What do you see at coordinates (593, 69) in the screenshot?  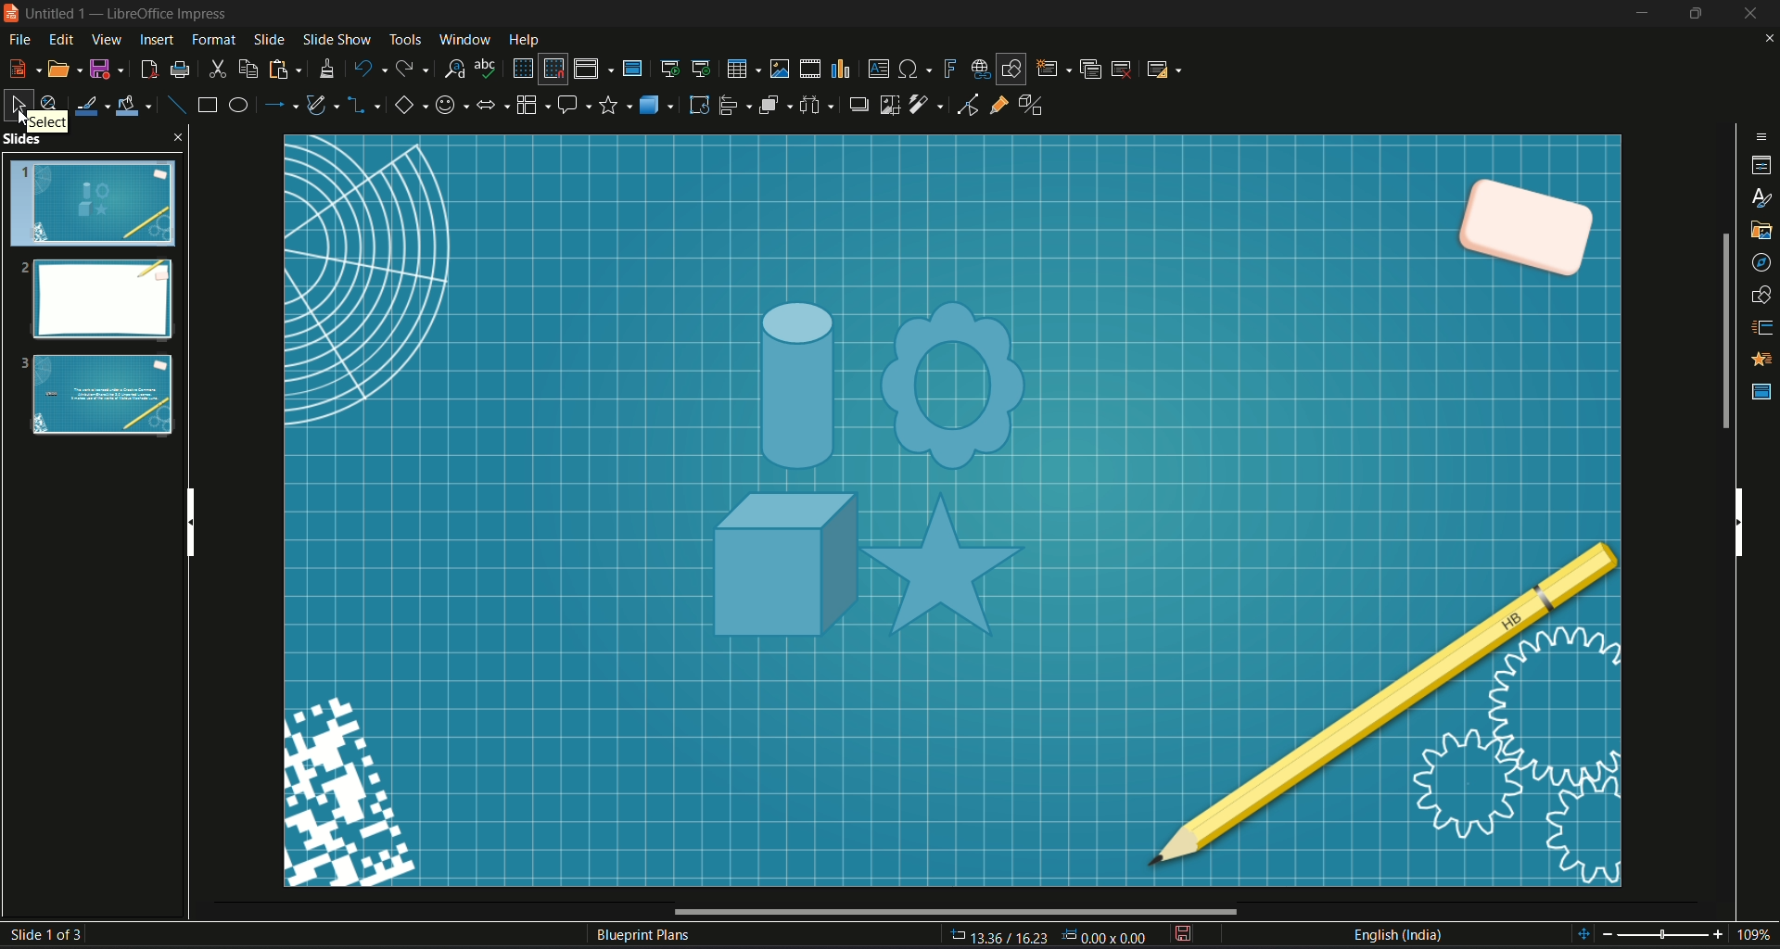 I see `display views` at bounding box center [593, 69].